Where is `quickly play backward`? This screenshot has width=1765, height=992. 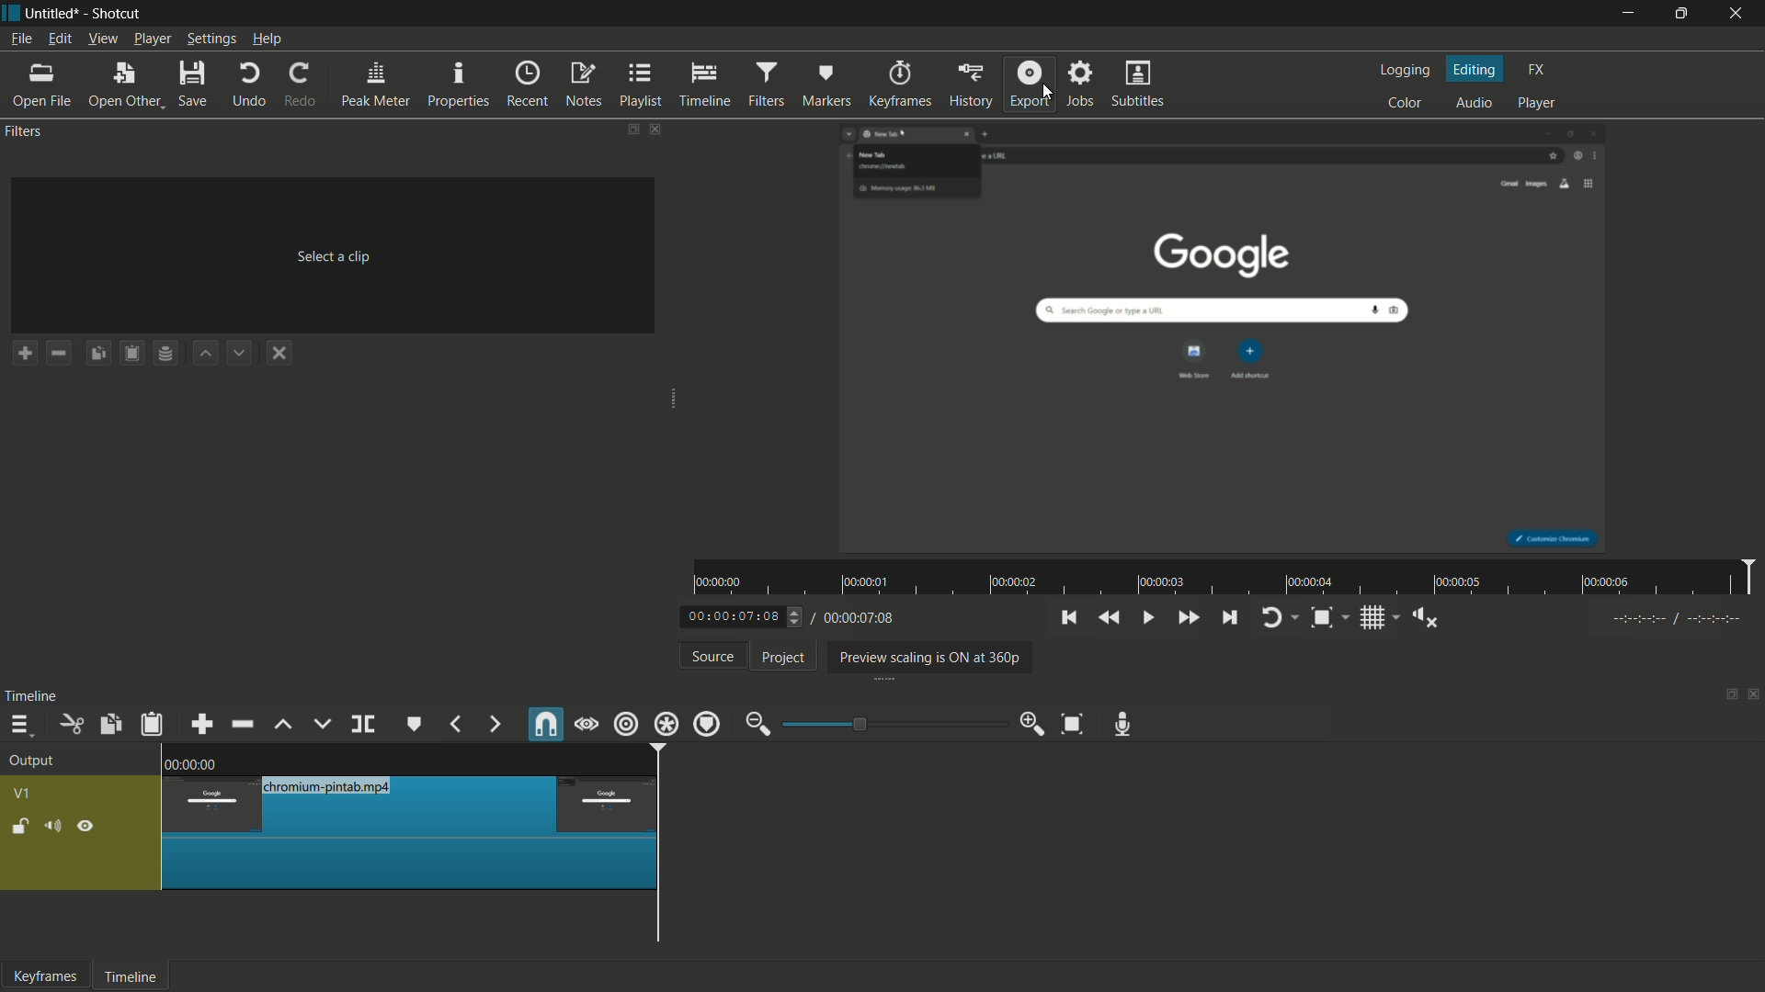
quickly play backward is located at coordinates (1108, 616).